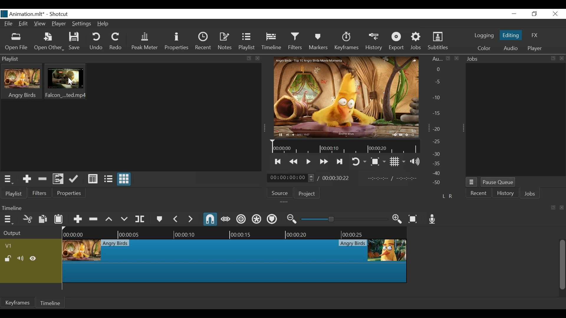 The image size is (566, 318). I want to click on Audio, so click(510, 48).